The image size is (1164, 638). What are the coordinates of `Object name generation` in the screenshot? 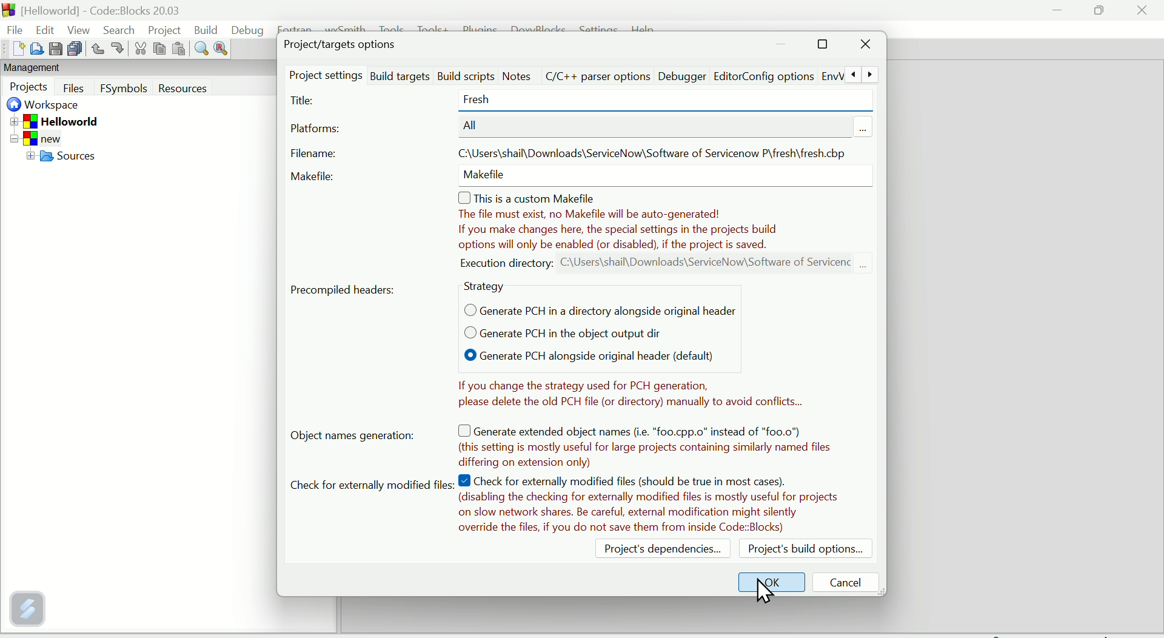 It's located at (363, 437).